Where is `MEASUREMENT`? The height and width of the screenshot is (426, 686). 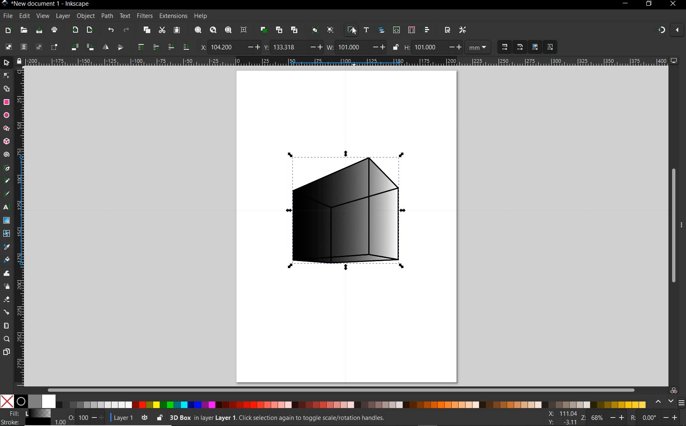 MEASUREMENT is located at coordinates (477, 47).